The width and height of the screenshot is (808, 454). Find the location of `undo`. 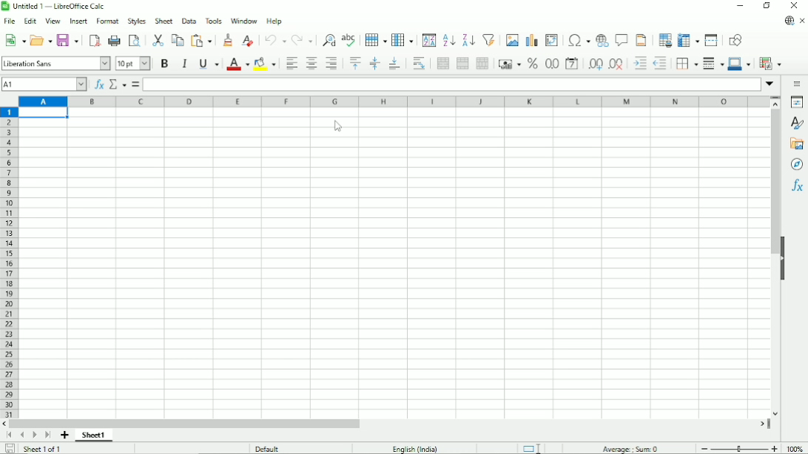

undo is located at coordinates (274, 40).